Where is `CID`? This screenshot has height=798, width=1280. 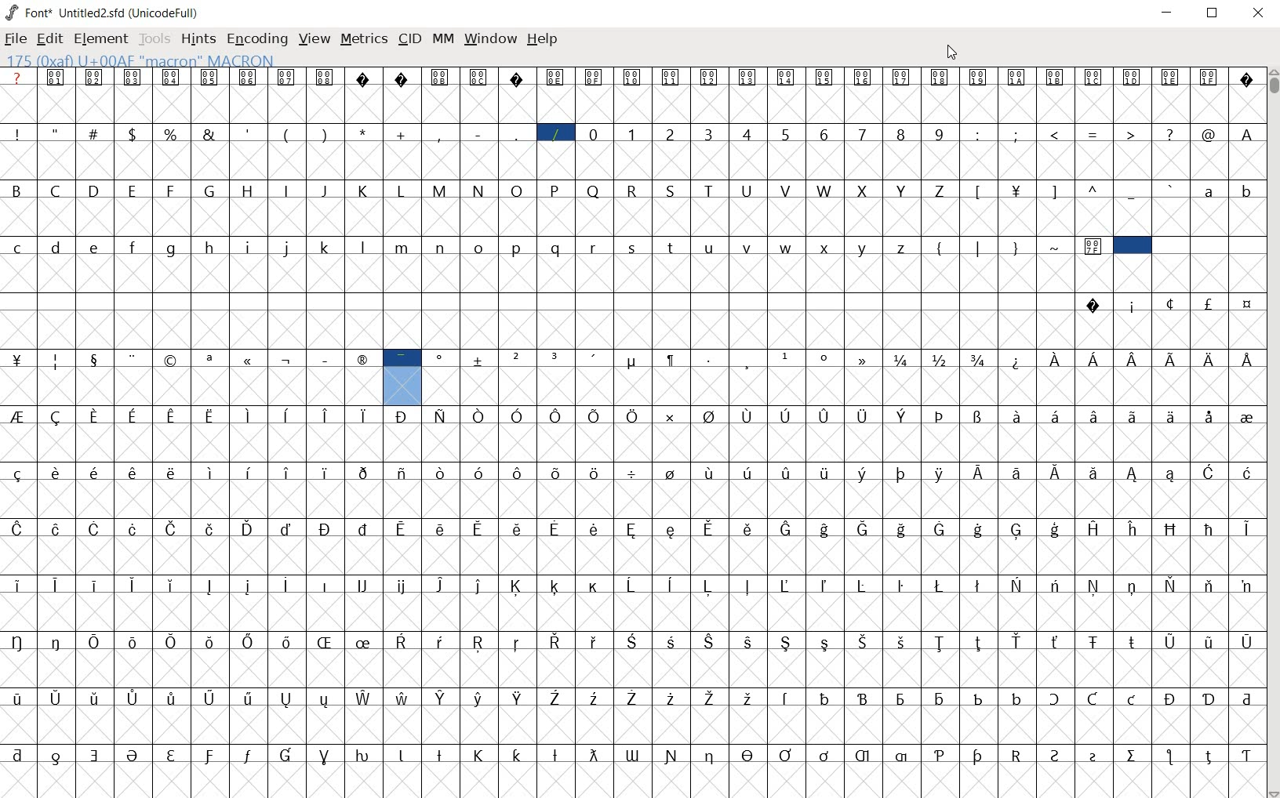 CID is located at coordinates (409, 42).